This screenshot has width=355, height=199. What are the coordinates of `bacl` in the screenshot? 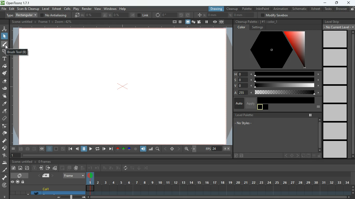 It's located at (181, 15).